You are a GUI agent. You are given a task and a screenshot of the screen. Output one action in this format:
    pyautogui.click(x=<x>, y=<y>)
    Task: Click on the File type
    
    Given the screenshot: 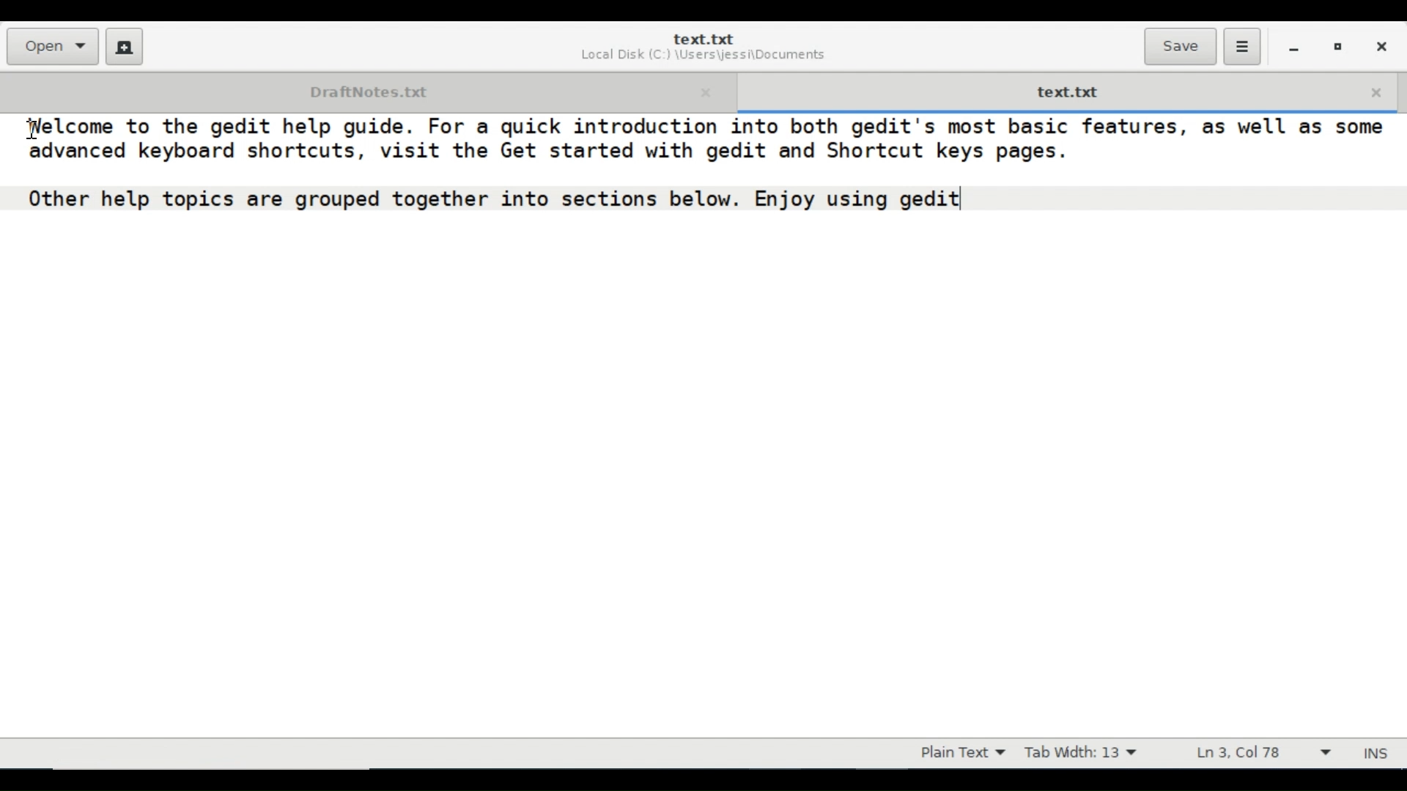 What is the action you would take?
    pyautogui.click(x=959, y=753)
    